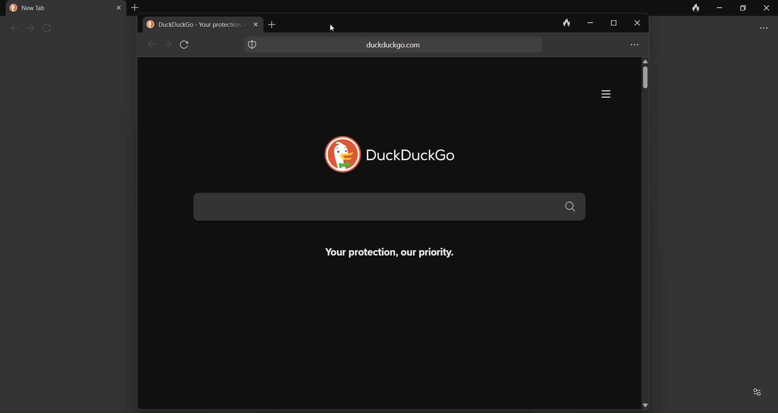 This screenshot has width=778, height=413. Describe the element at coordinates (646, 85) in the screenshot. I see `scrollbar` at that location.